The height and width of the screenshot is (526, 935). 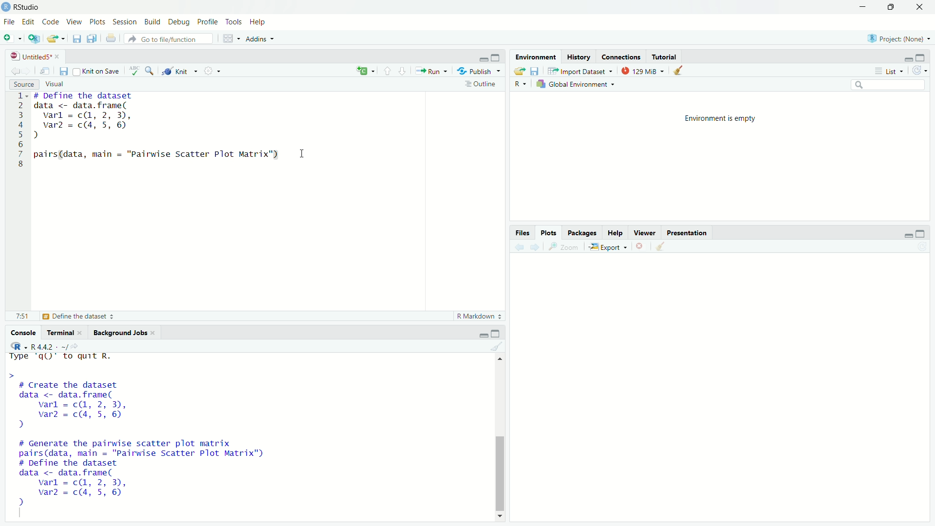 I want to click on Addins, so click(x=262, y=38).